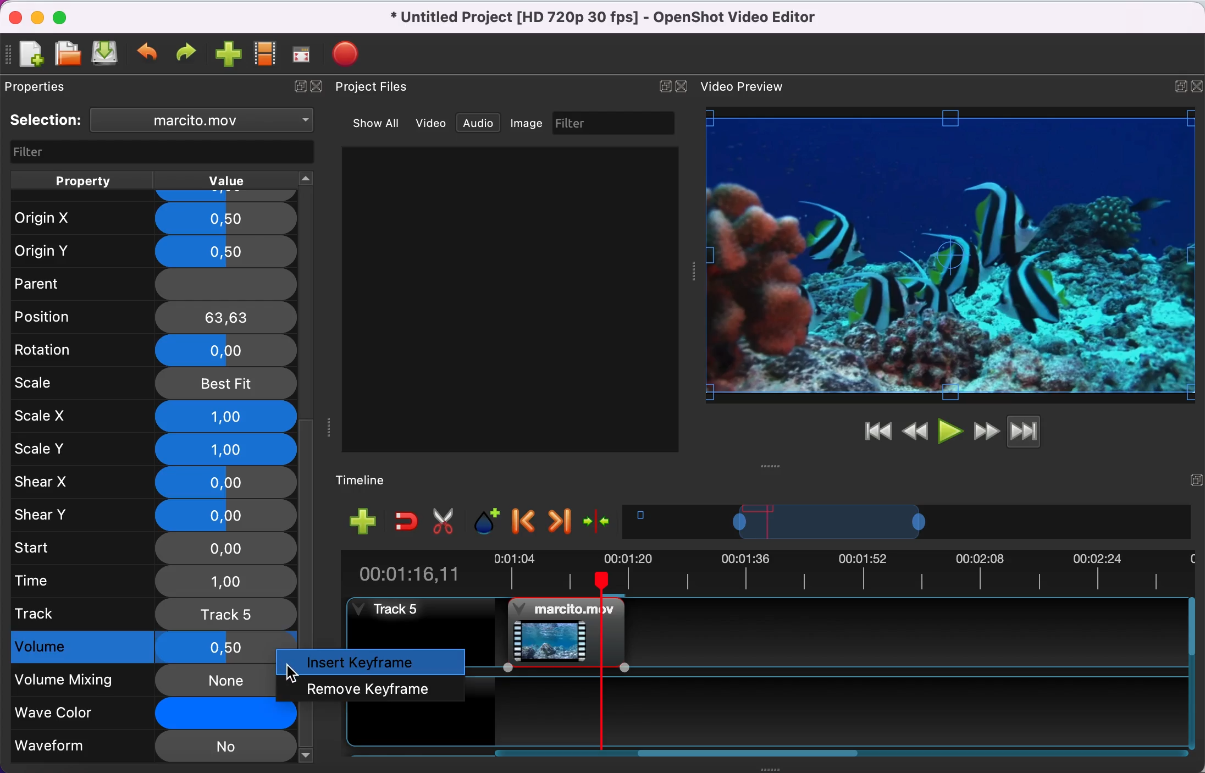 The width and height of the screenshot is (1205, 773). What do you see at coordinates (375, 662) in the screenshot?
I see `insert keyframe` at bounding box center [375, 662].